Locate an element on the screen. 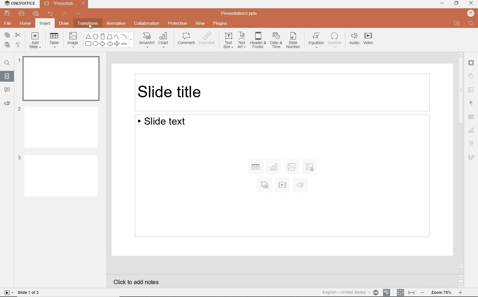  print is located at coordinates (22, 13).